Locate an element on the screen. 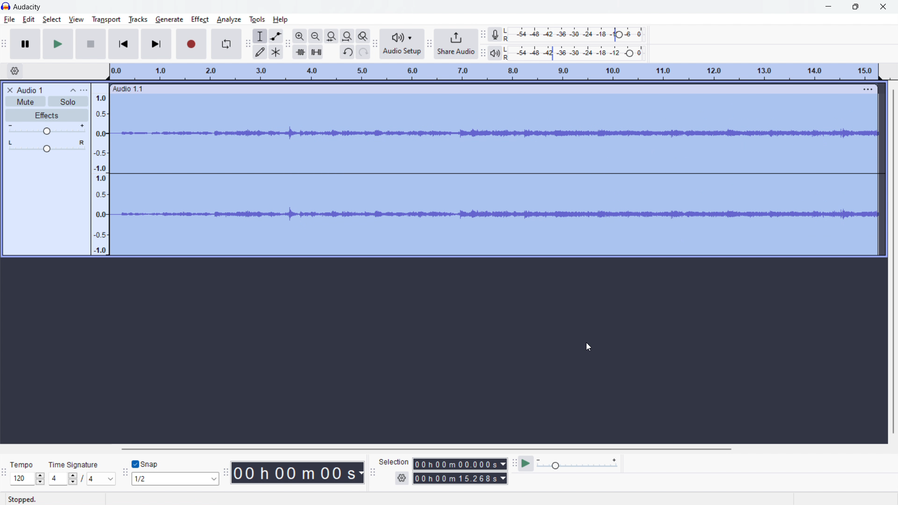 The image size is (898, 505). 4/4 (set time signature) is located at coordinates (82, 479).